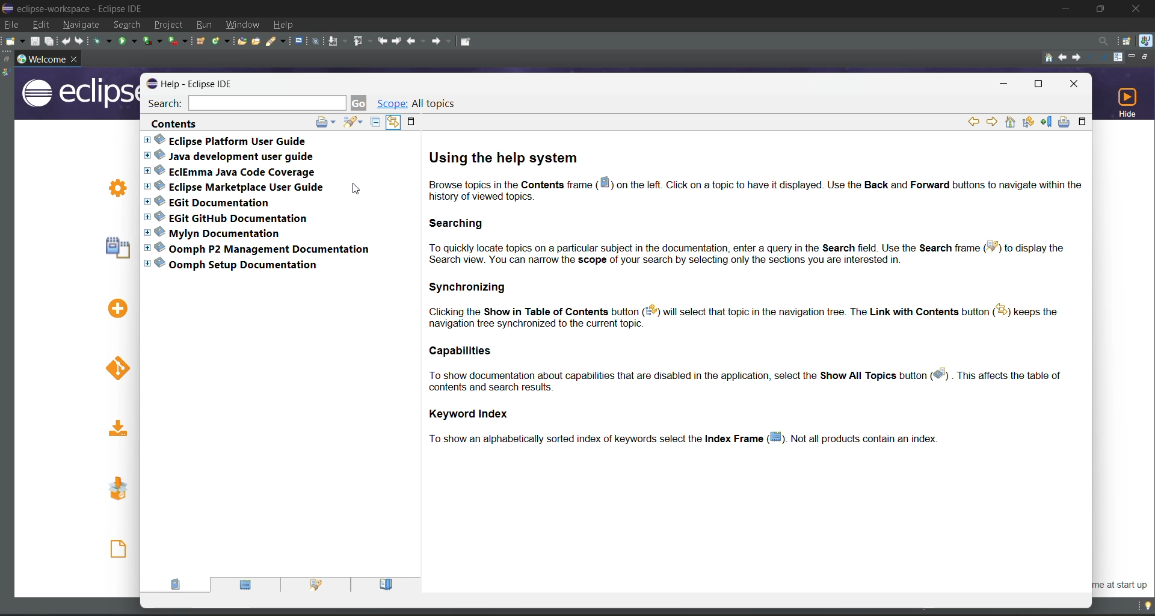  I want to click on open a terminal, so click(299, 40).